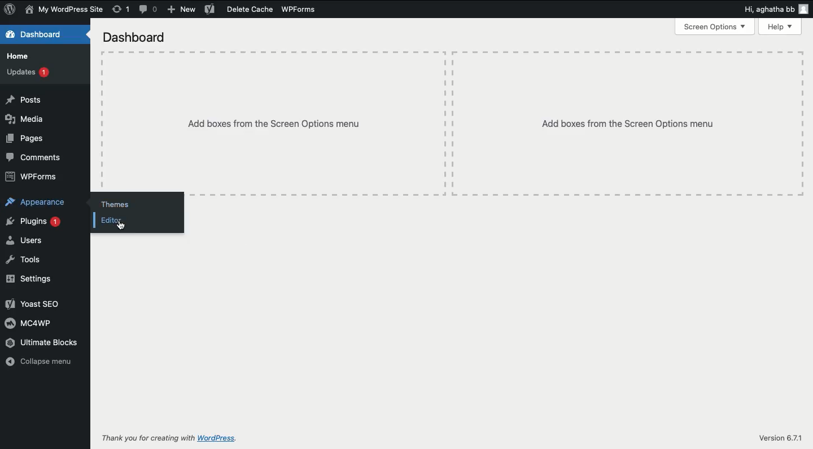  Describe the element at coordinates (303, 8) in the screenshot. I see `WPForms` at that location.